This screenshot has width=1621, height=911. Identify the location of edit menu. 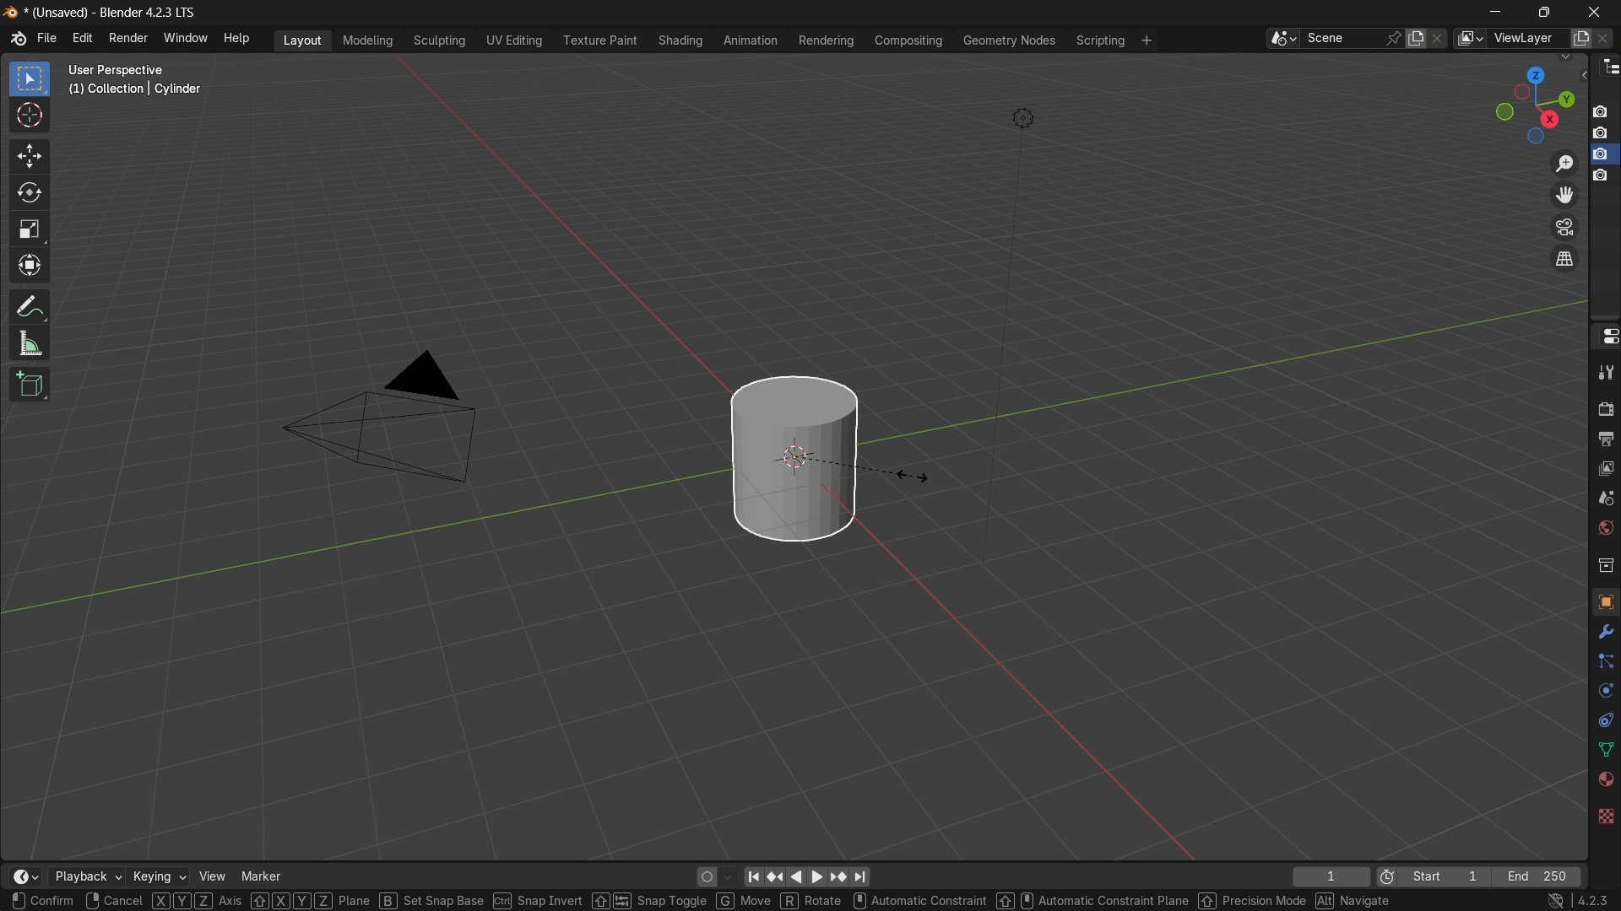
(84, 40).